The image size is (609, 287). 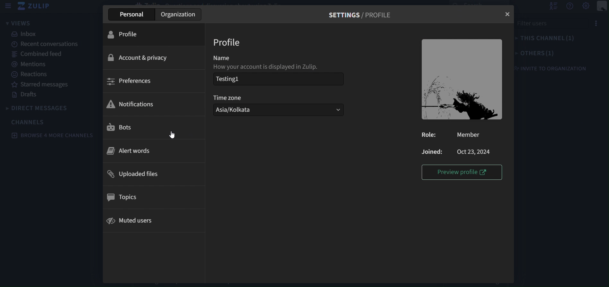 I want to click on How you account is displayed in zulip, so click(x=264, y=68).